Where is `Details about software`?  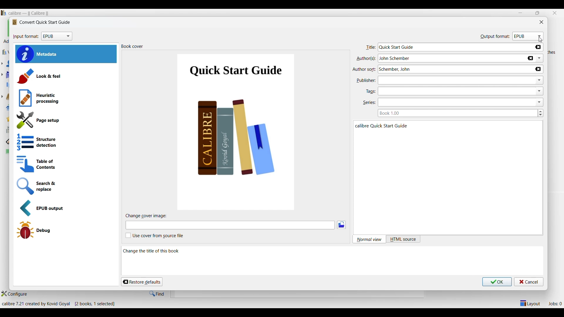
Details about software is located at coordinates (61, 304).